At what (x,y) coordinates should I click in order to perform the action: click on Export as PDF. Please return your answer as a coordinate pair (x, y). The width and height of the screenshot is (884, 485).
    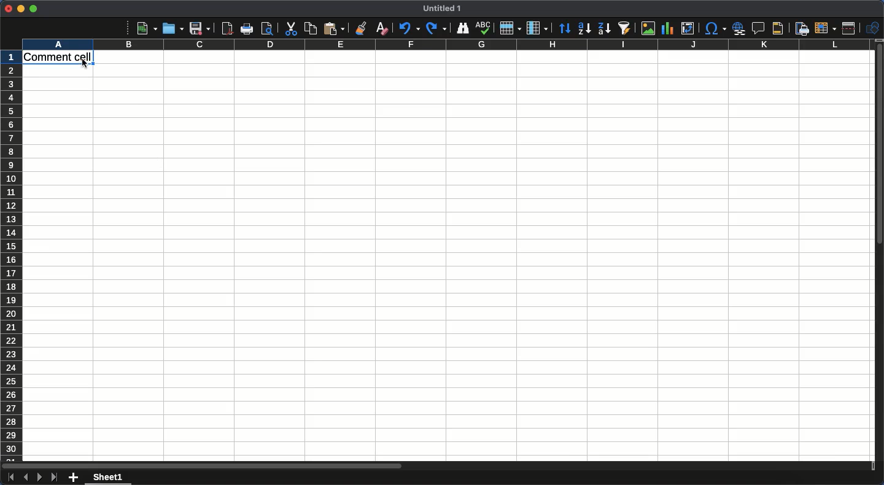
    Looking at the image, I should click on (225, 28).